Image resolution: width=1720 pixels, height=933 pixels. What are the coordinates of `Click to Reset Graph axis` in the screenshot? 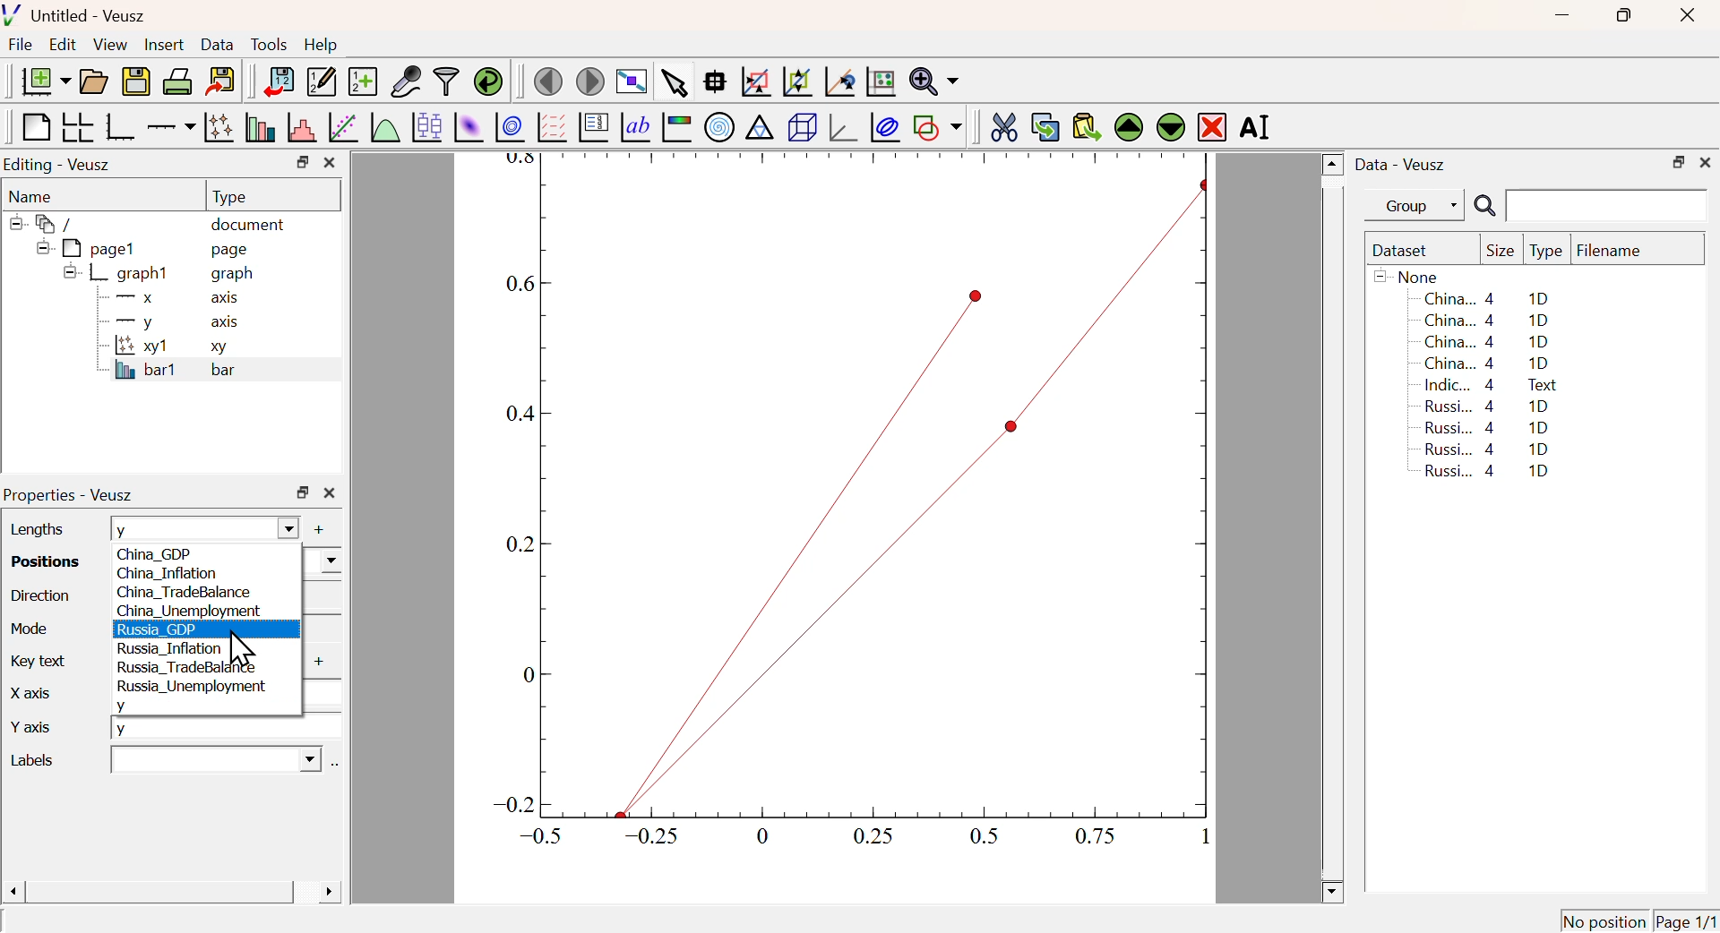 It's located at (880, 80).